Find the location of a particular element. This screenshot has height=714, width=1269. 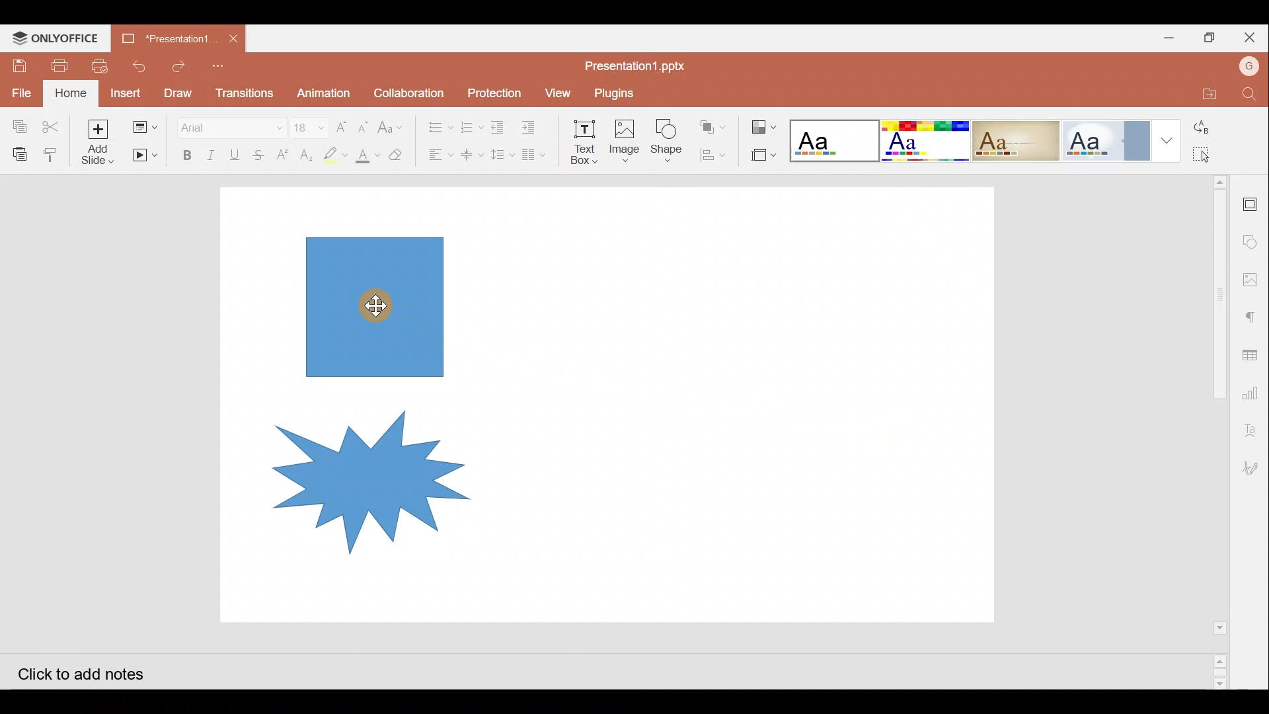

Change case is located at coordinates (393, 125).